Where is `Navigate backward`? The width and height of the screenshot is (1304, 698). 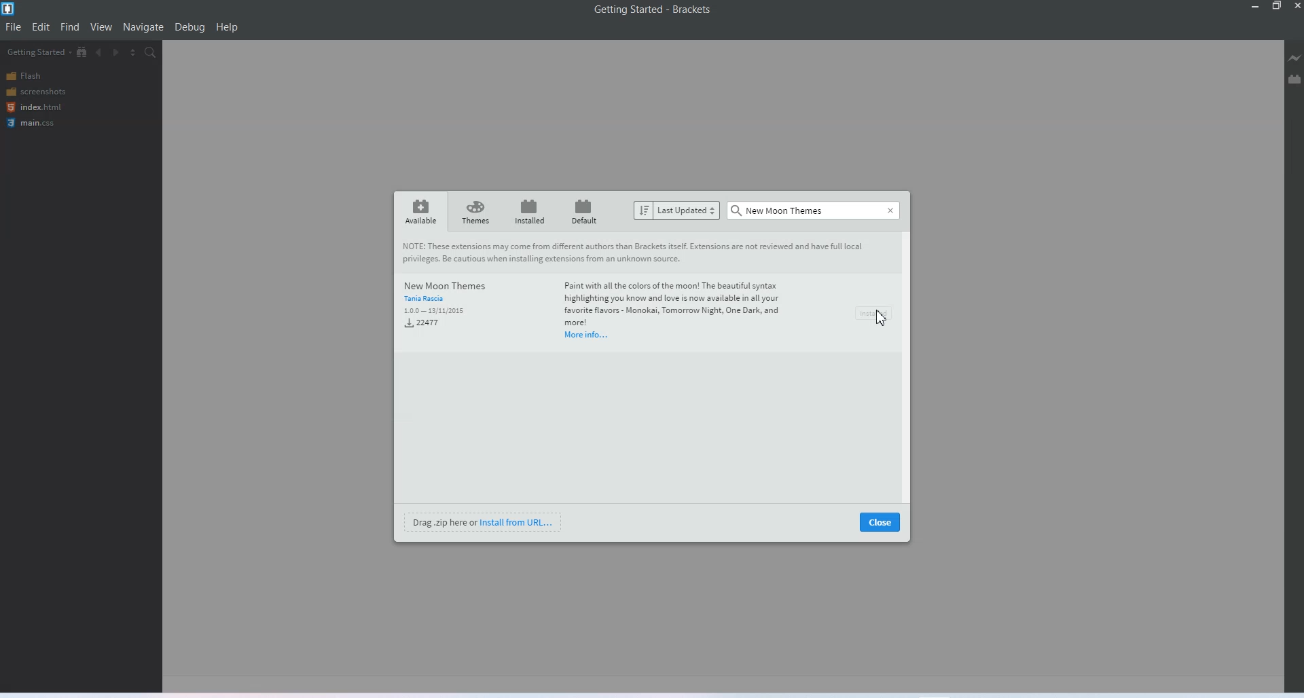
Navigate backward is located at coordinates (100, 52).